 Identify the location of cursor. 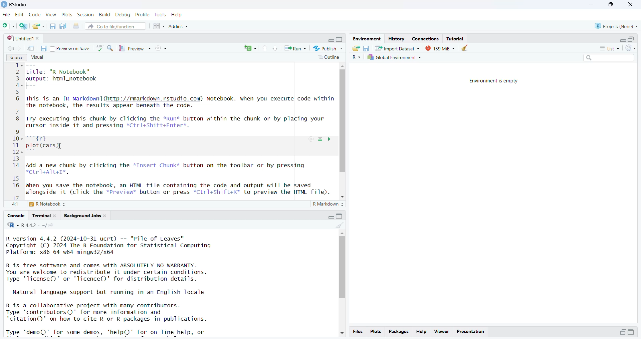
(60, 146).